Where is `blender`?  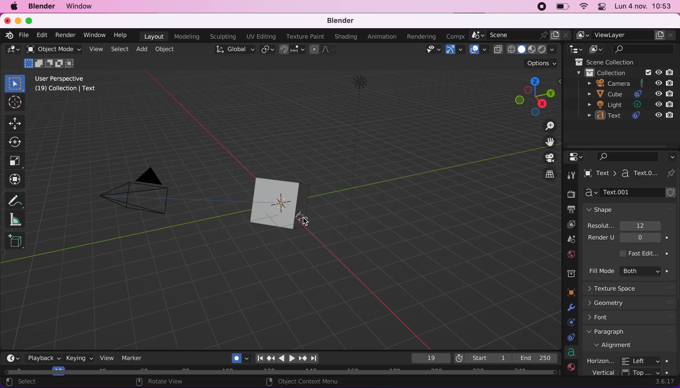 blender is located at coordinates (9, 35).